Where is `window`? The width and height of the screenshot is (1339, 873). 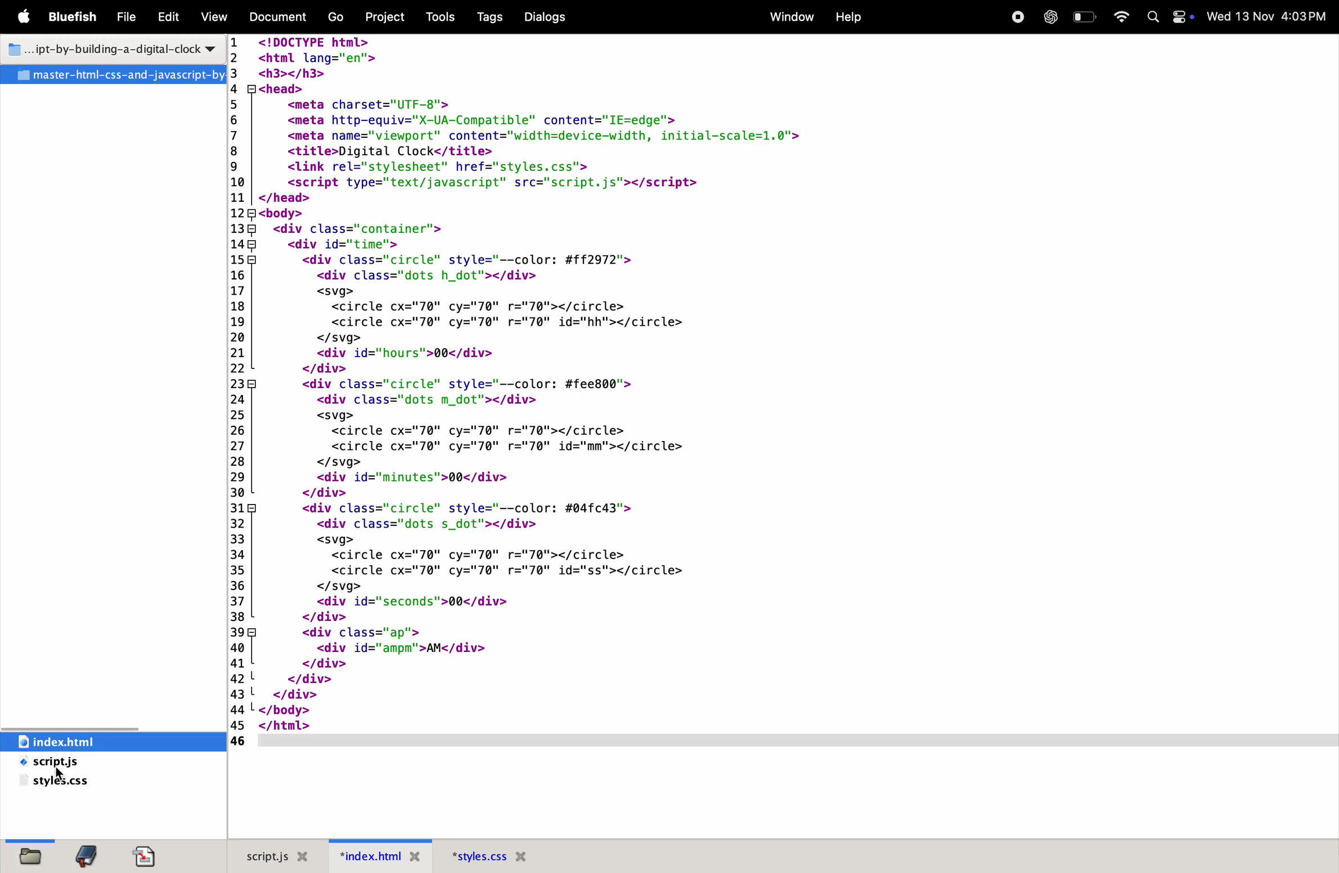
window is located at coordinates (790, 17).